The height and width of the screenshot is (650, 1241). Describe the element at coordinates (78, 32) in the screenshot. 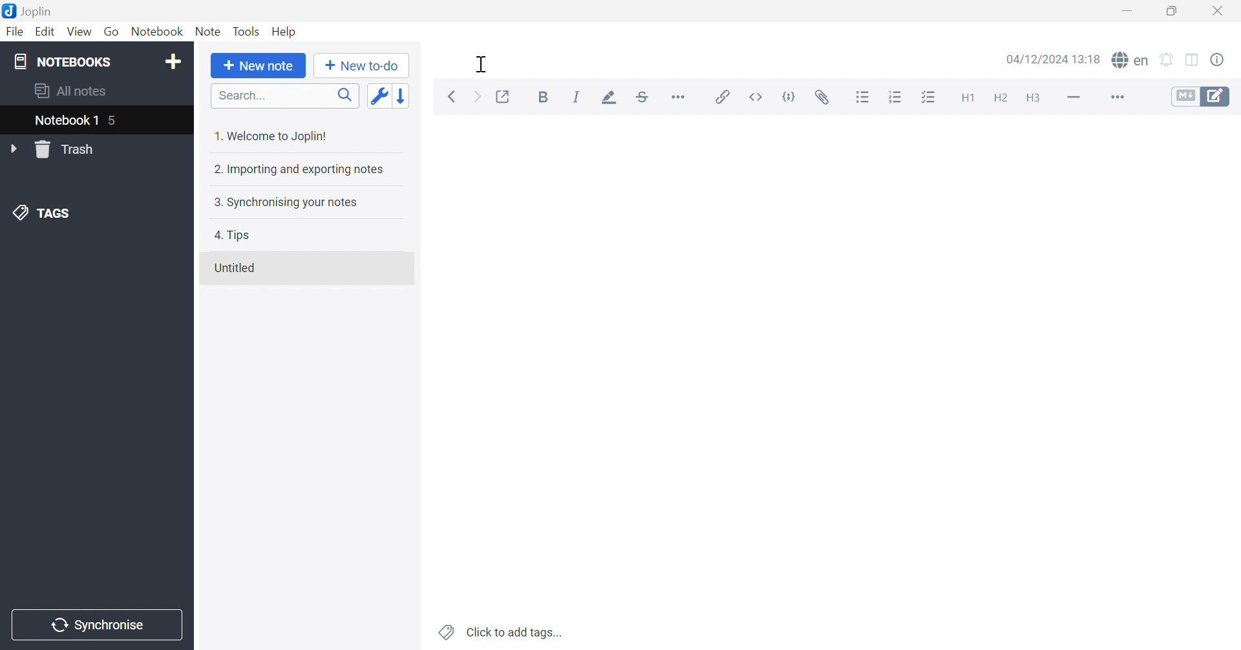

I see `View` at that location.